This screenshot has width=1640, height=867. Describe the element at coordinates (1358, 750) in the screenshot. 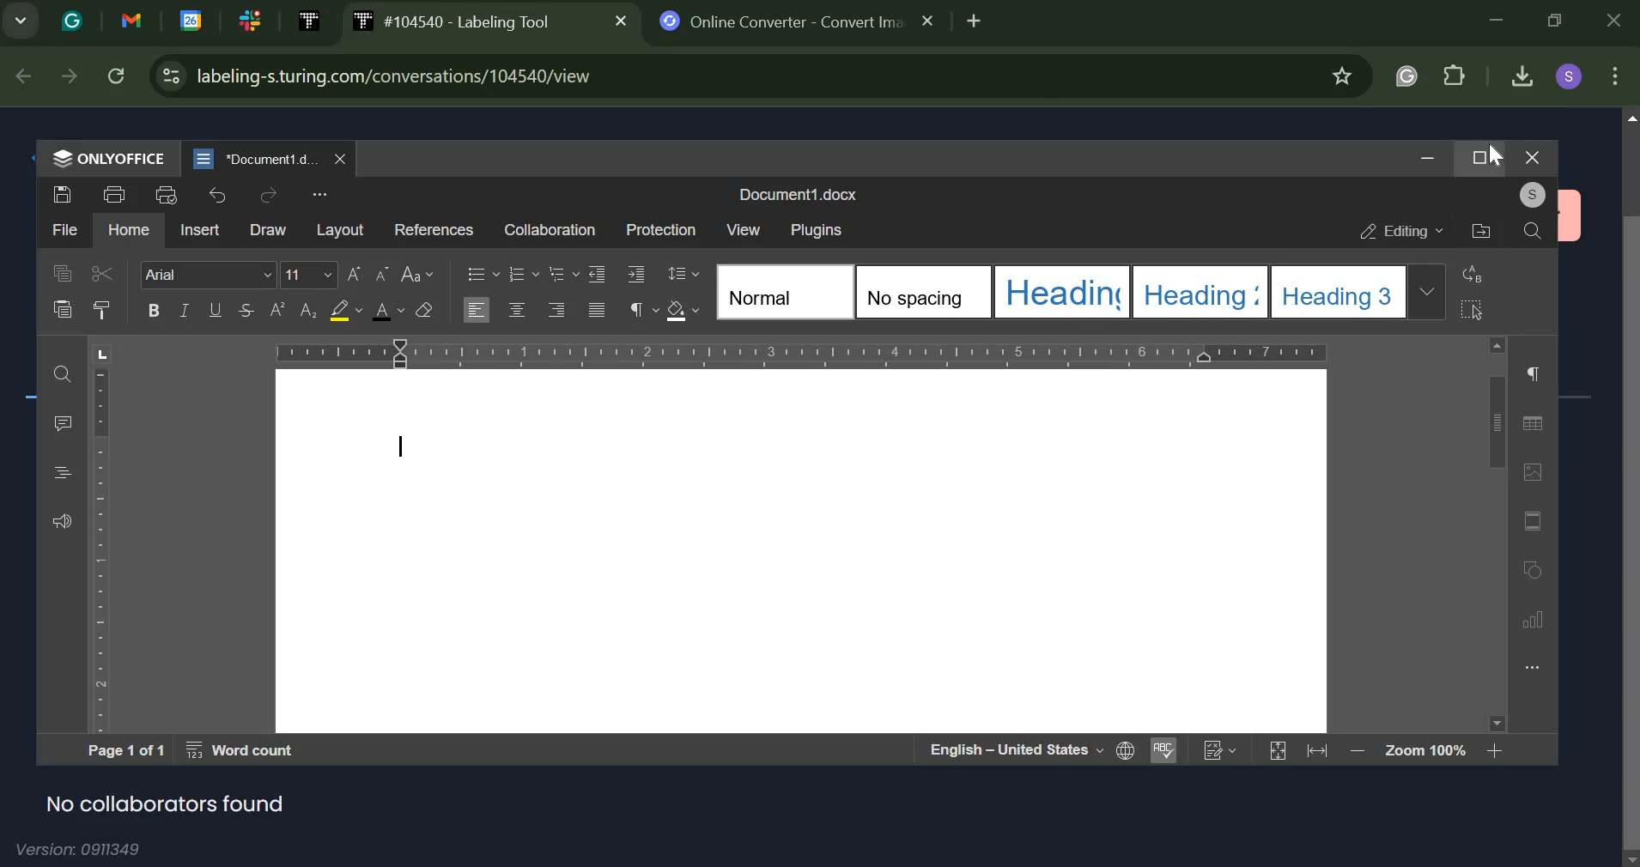

I see `Decrease zoom` at that location.